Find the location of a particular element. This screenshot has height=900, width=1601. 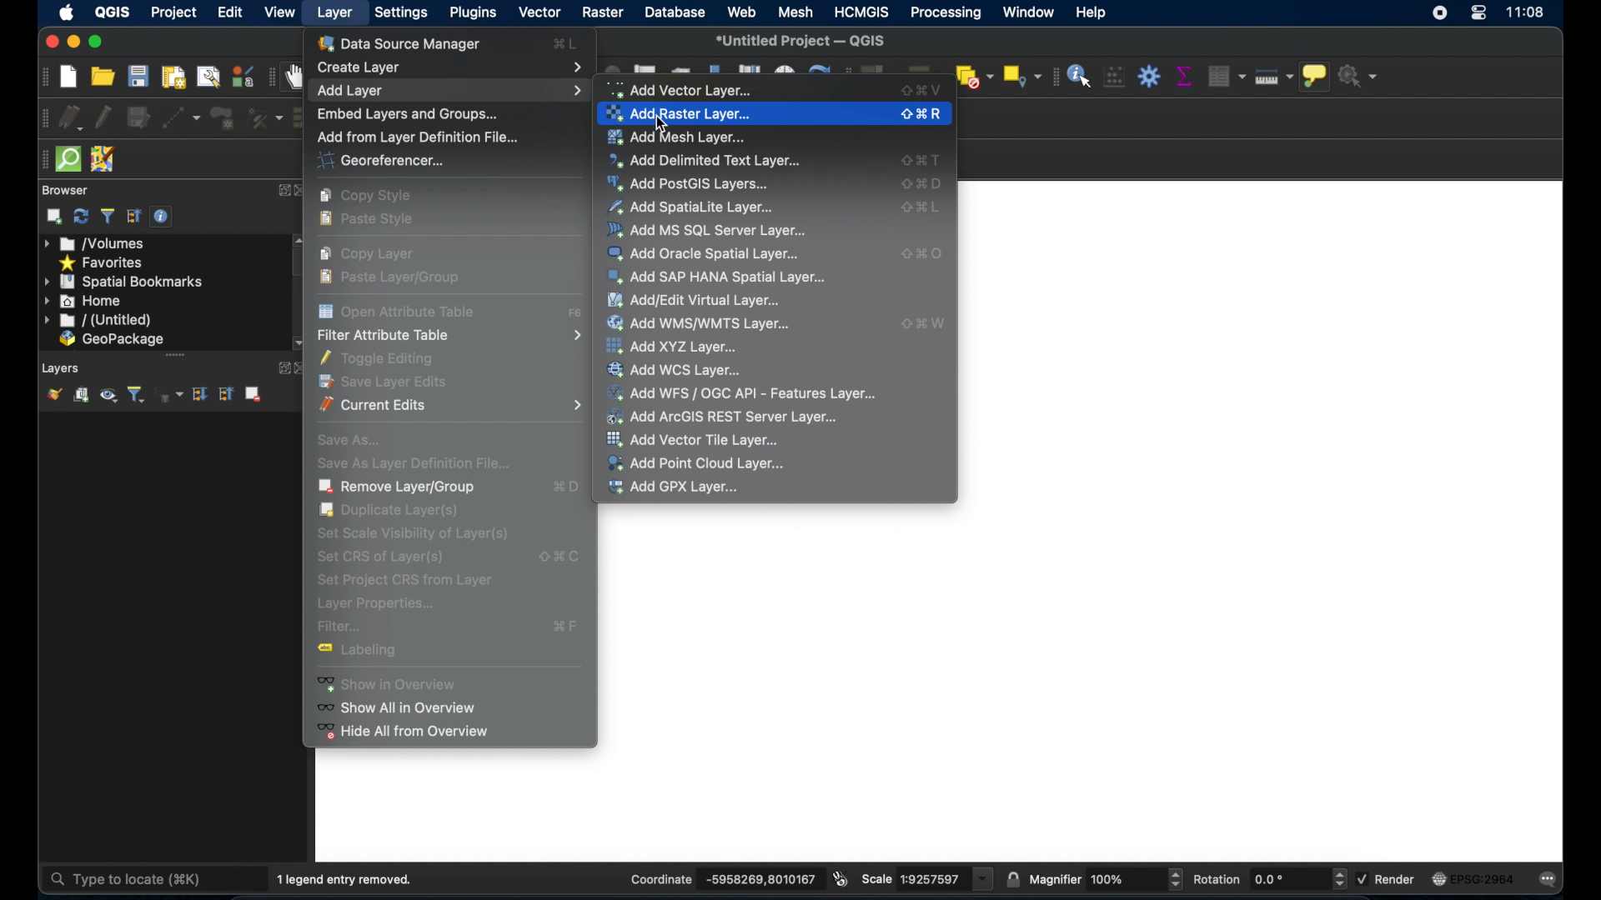

identify features is located at coordinates (1080, 75).